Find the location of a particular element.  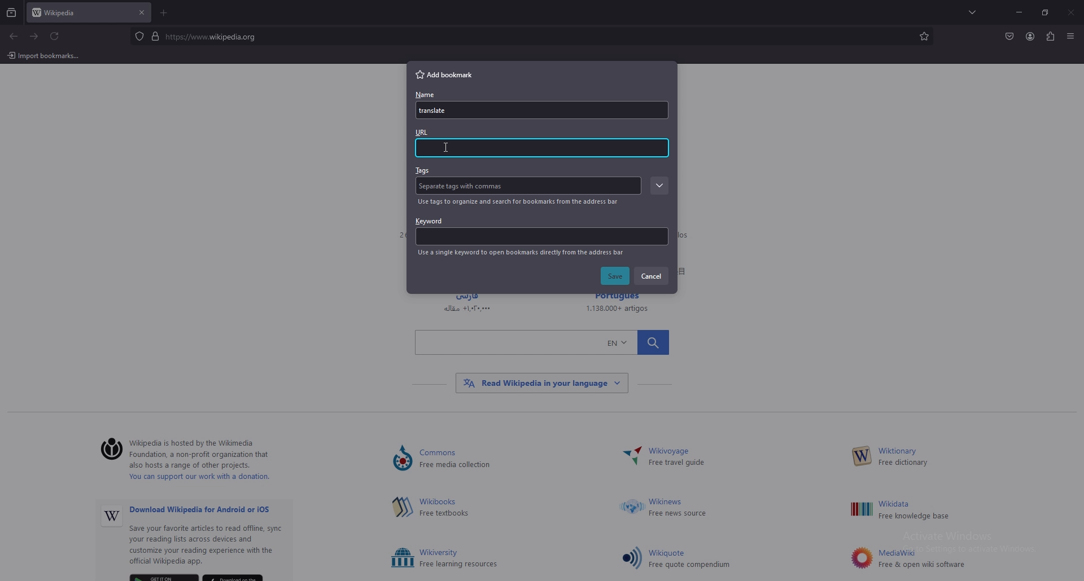

W—
Free dictionary is located at coordinates (903, 457).